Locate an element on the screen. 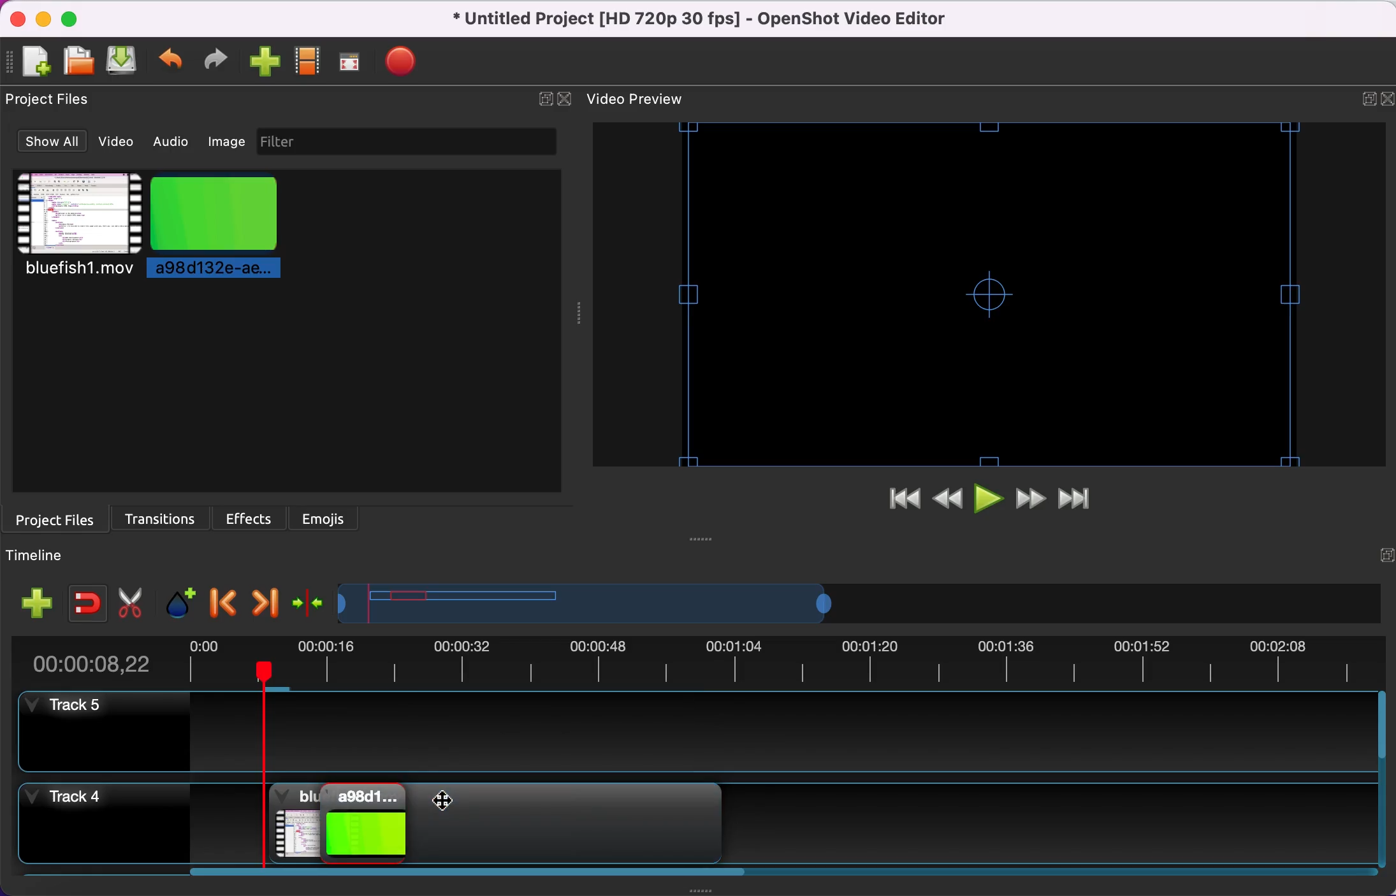 This screenshot has height=896, width=1396. add marker is located at coordinates (182, 601).